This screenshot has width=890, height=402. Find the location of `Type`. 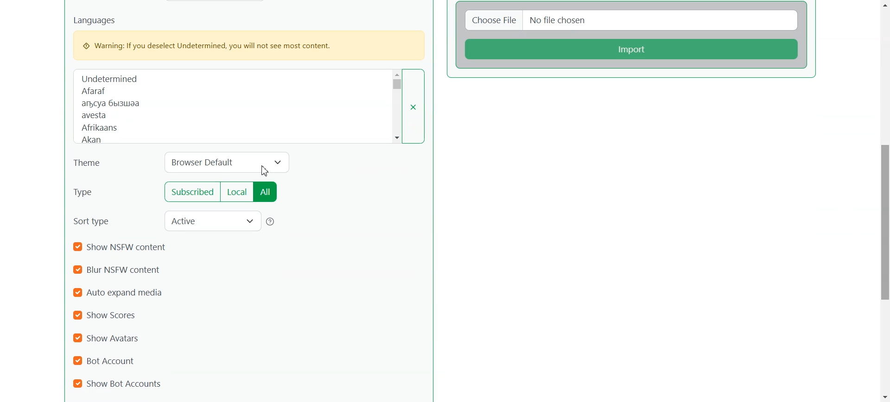

Type is located at coordinates (105, 192).